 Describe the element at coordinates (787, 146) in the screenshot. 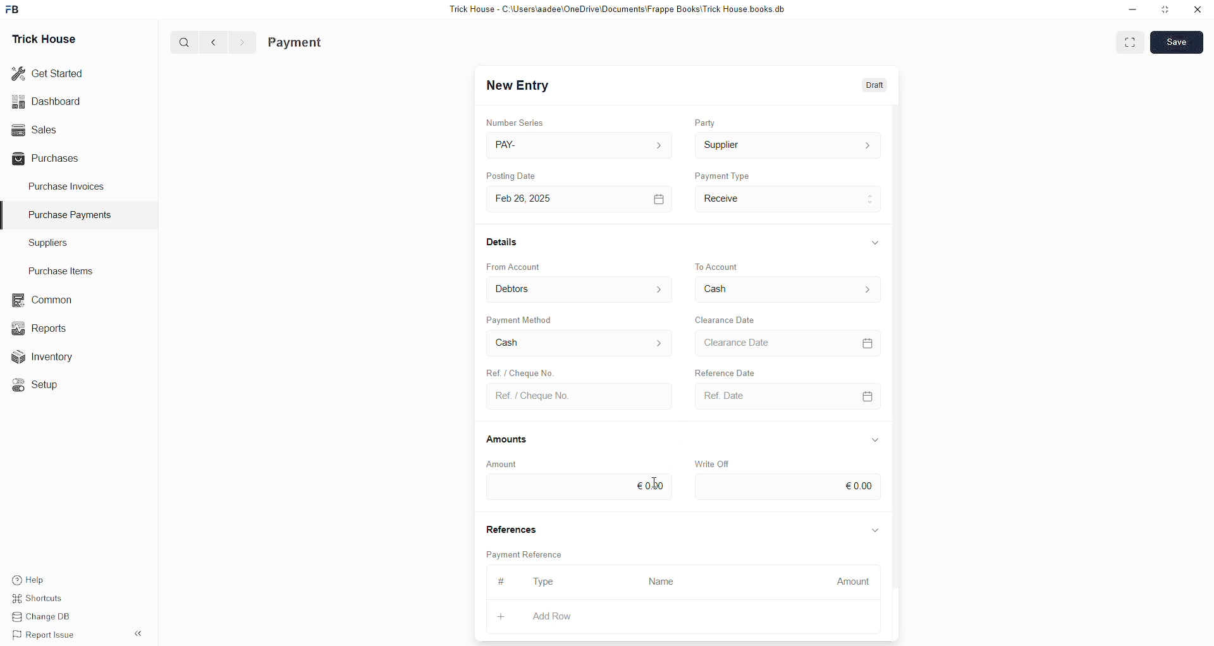

I see `Supplier` at that location.